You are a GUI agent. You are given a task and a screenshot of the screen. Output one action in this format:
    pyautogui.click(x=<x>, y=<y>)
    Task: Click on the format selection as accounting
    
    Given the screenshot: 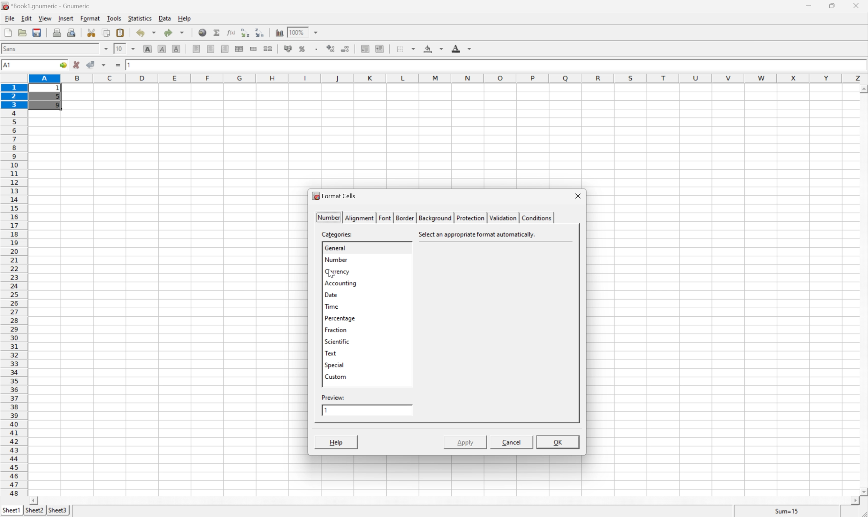 What is the action you would take?
    pyautogui.click(x=288, y=49)
    